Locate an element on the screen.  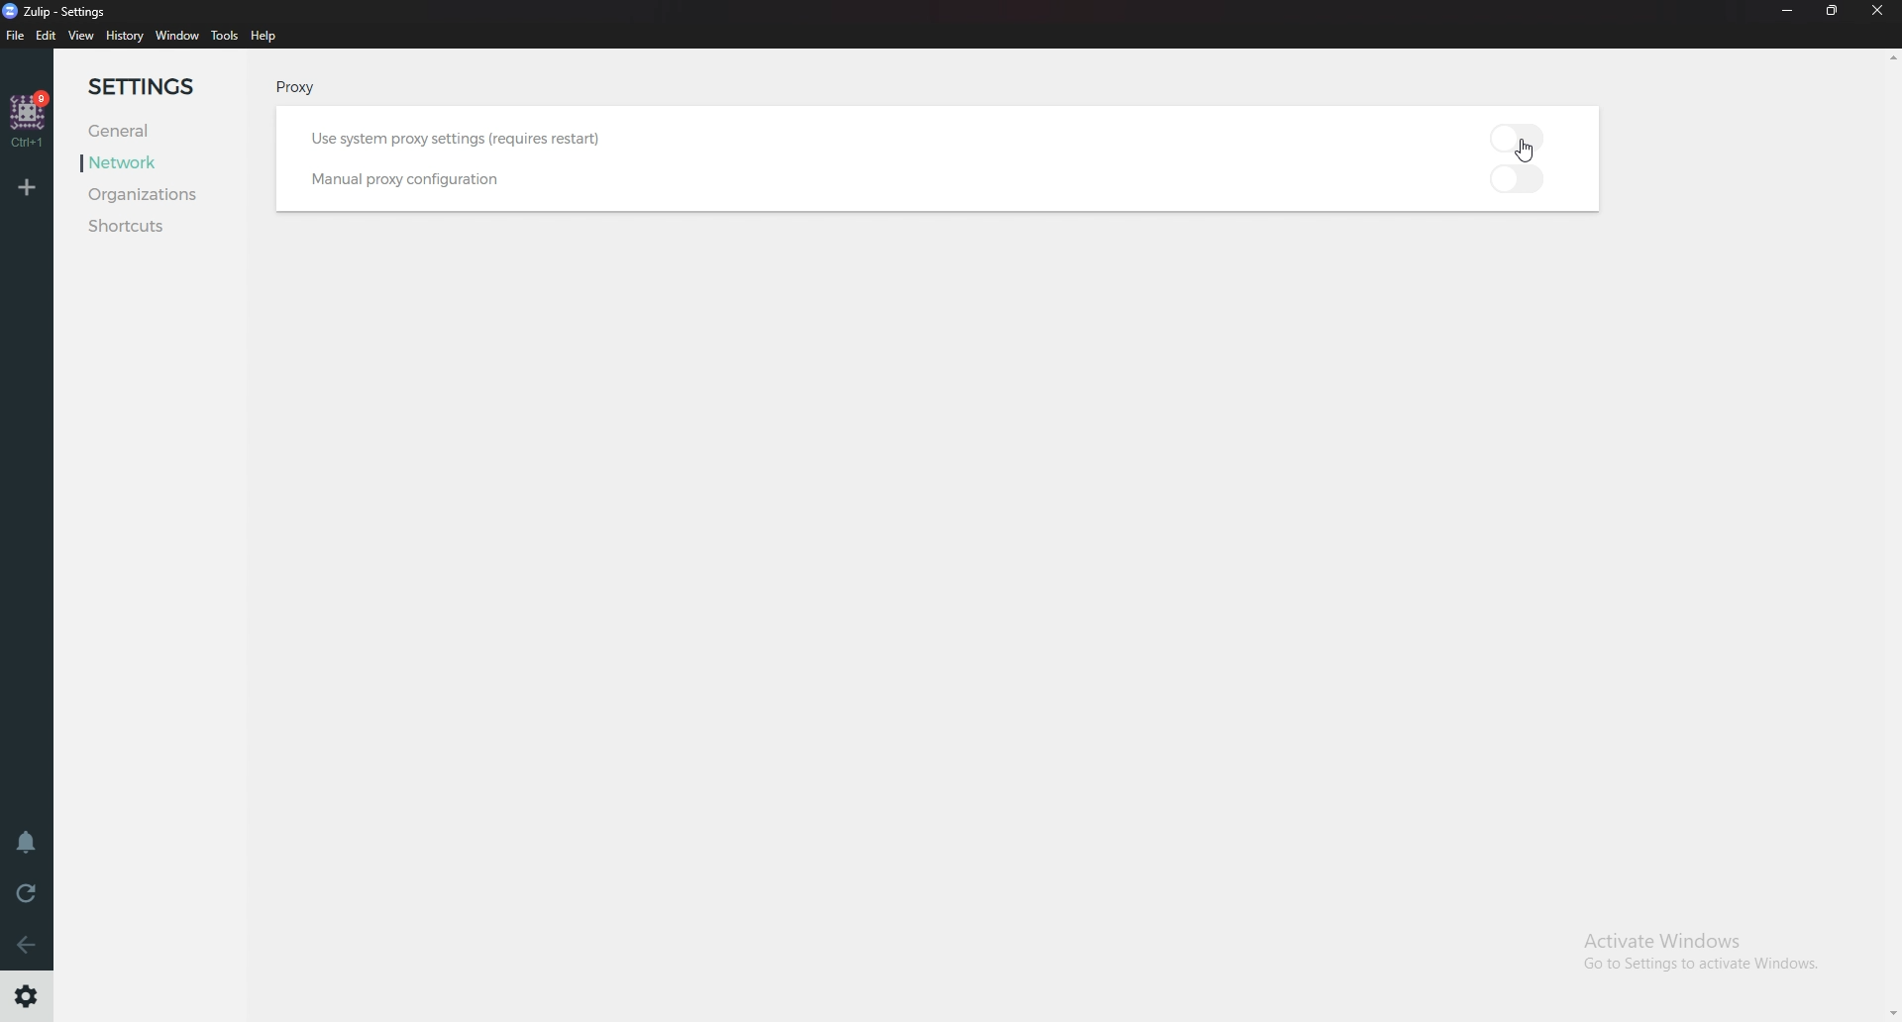
Settings is located at coordinates (28, 996).